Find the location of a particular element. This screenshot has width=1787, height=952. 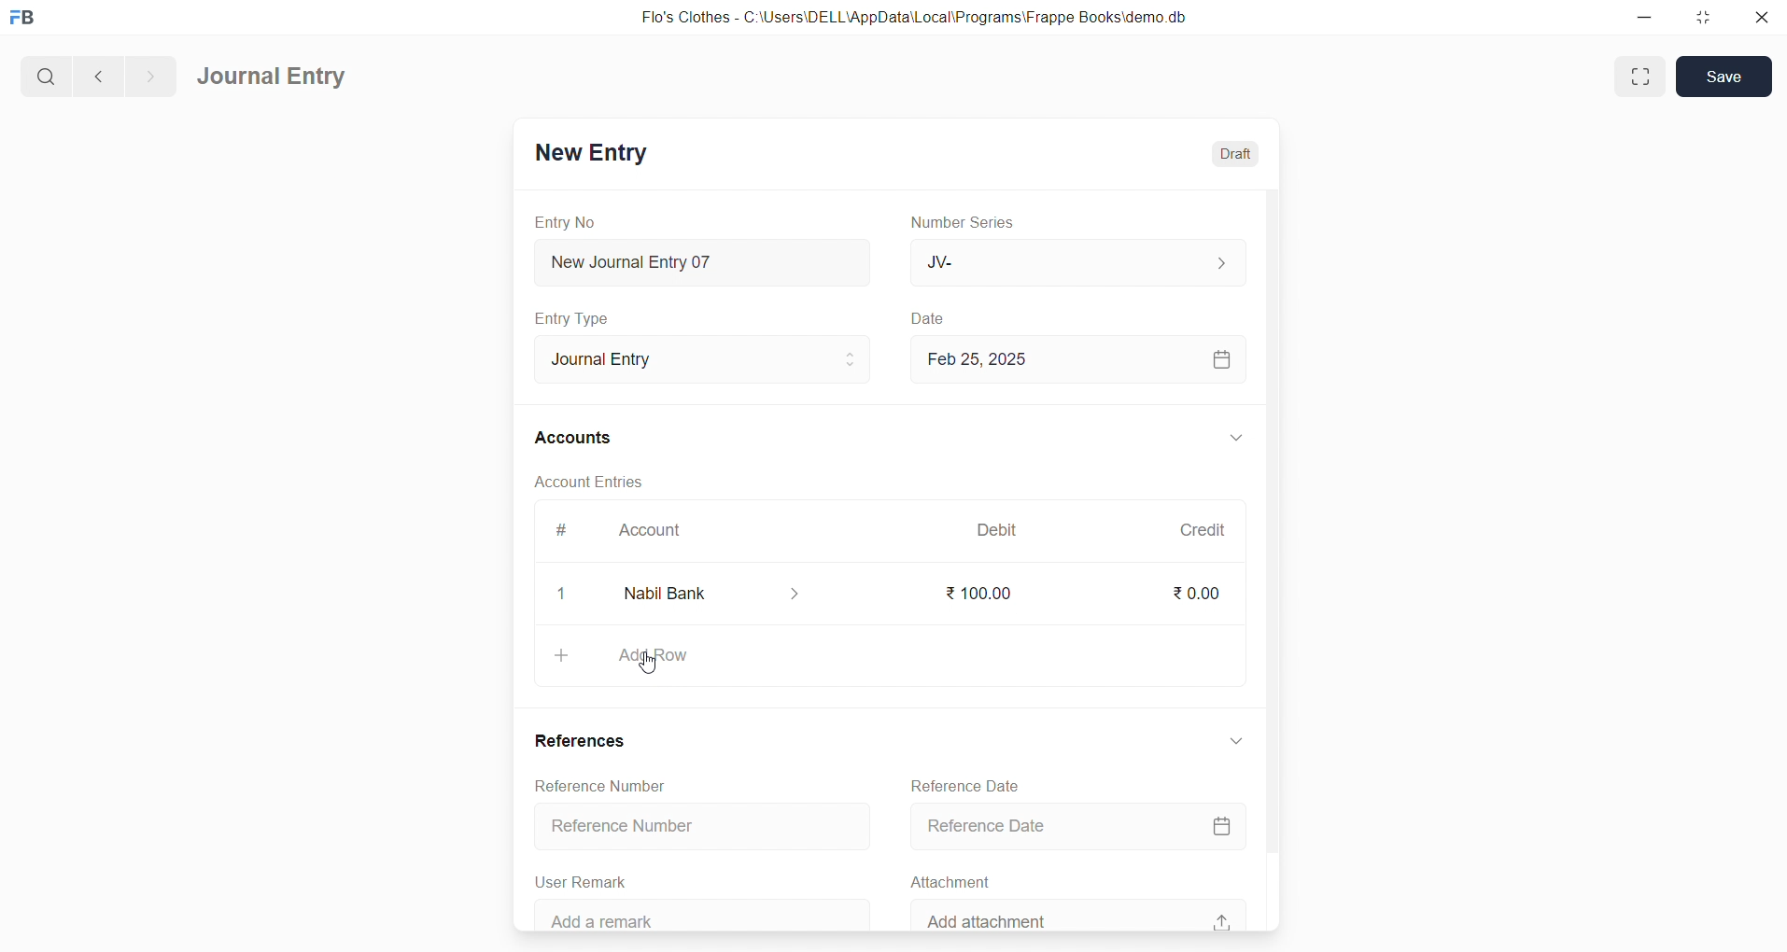

vertical scroll bar is located at coordinates (1272, 557).